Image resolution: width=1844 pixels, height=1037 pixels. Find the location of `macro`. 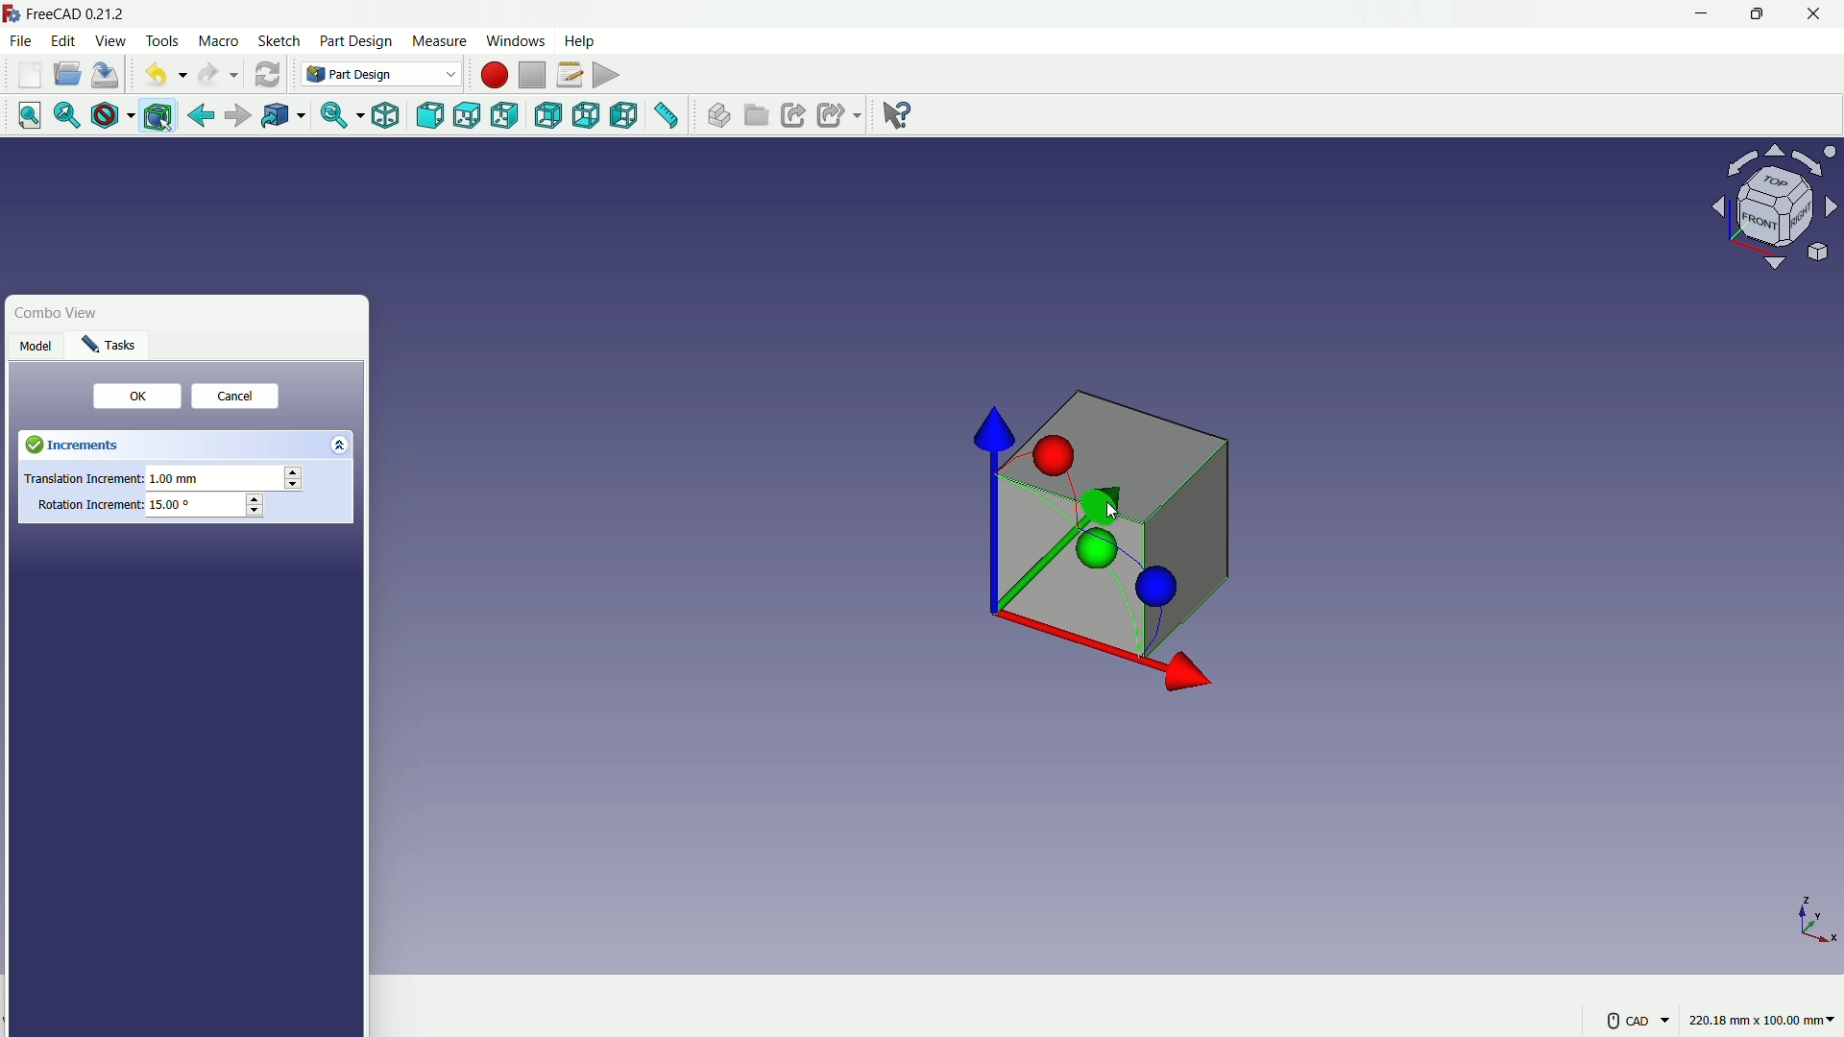

macro is located at coordinates (220, 42).